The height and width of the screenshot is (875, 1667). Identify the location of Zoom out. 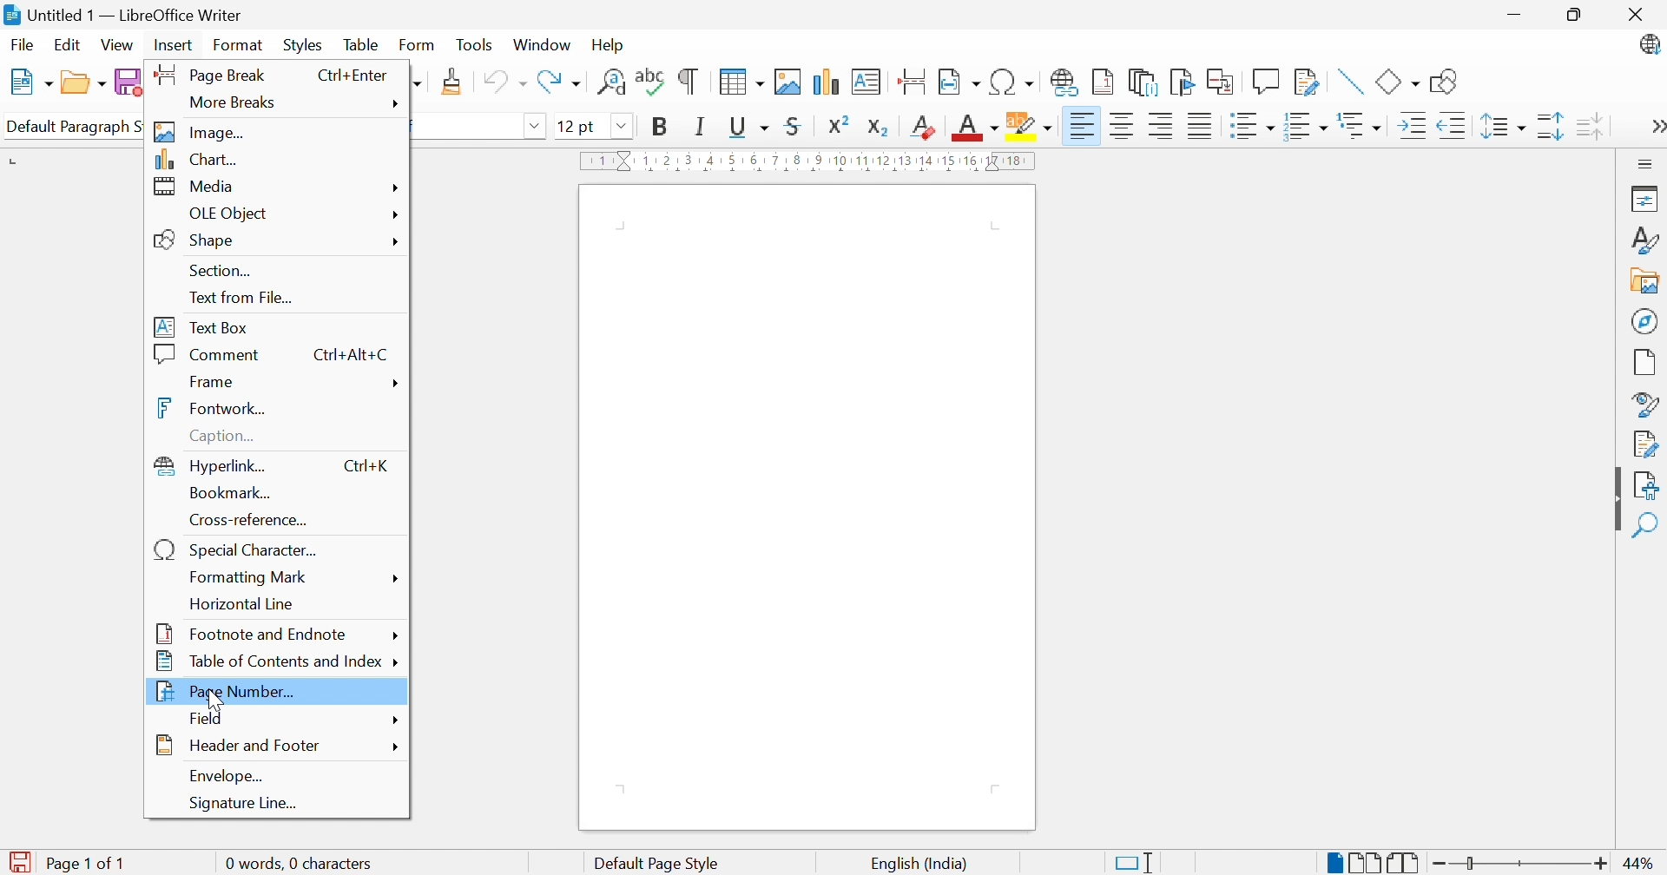
(1442, 865).